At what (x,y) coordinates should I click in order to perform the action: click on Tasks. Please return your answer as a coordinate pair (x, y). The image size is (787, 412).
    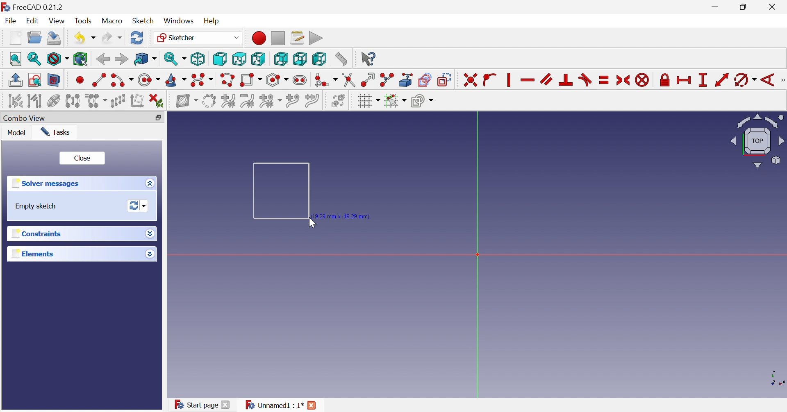
    Looking at the image, I should click on (56, 132).